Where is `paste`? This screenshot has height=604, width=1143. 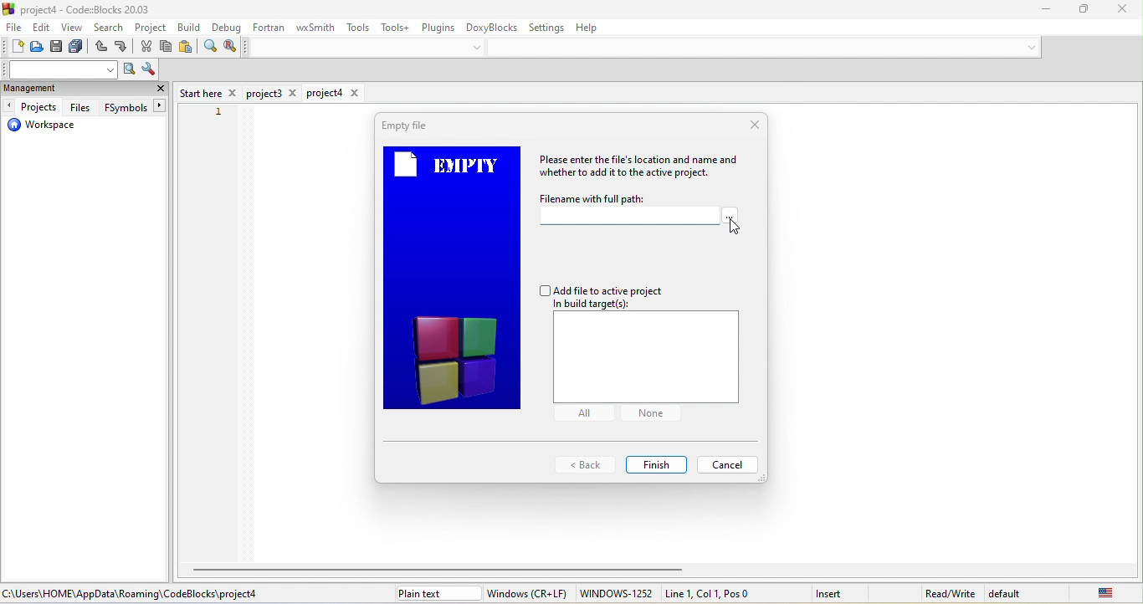 paste is located at coordinates (187, 49).